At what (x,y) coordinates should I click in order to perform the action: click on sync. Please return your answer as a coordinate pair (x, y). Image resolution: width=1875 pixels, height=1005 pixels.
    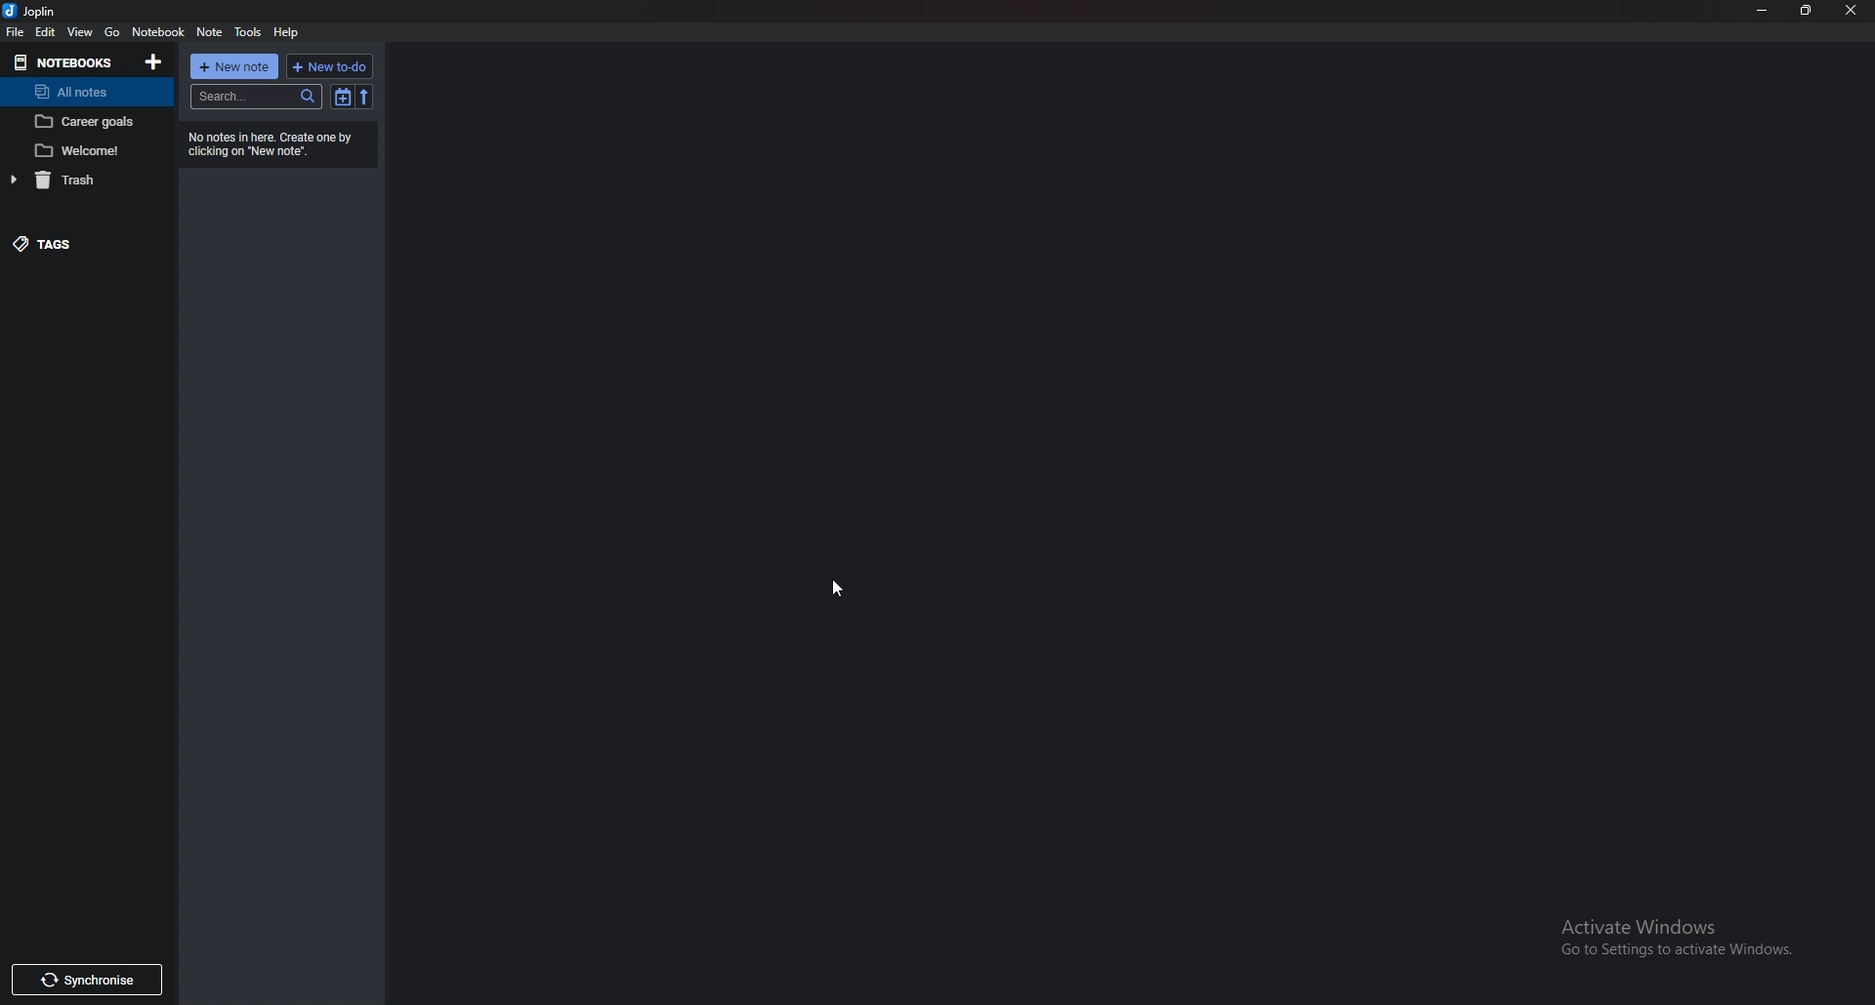
    Looking at the image, I should click on (85, 983).